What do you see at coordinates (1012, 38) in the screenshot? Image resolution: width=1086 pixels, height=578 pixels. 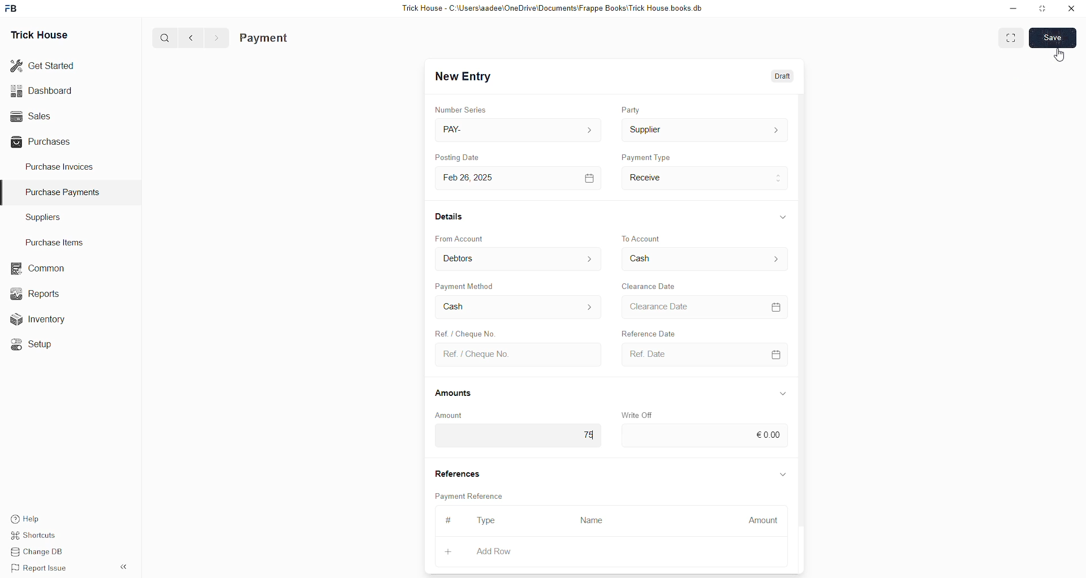 I see `toggle between form and full width` at bounding box center [1012, 38].